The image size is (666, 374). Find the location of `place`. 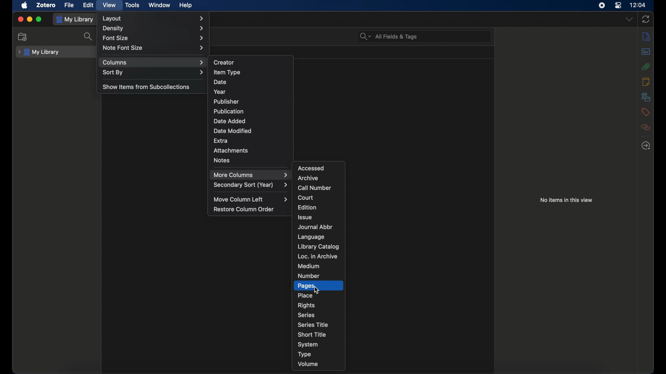

place is located at coordinates (306, 295).